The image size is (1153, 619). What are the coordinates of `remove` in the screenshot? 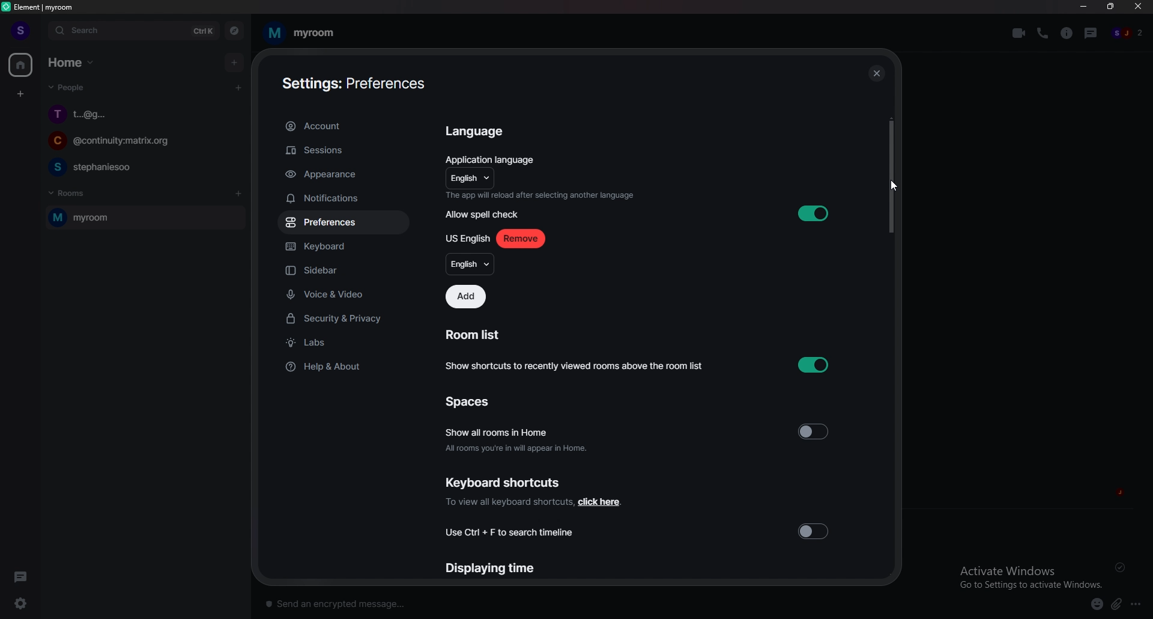 It's located at (521, 238).